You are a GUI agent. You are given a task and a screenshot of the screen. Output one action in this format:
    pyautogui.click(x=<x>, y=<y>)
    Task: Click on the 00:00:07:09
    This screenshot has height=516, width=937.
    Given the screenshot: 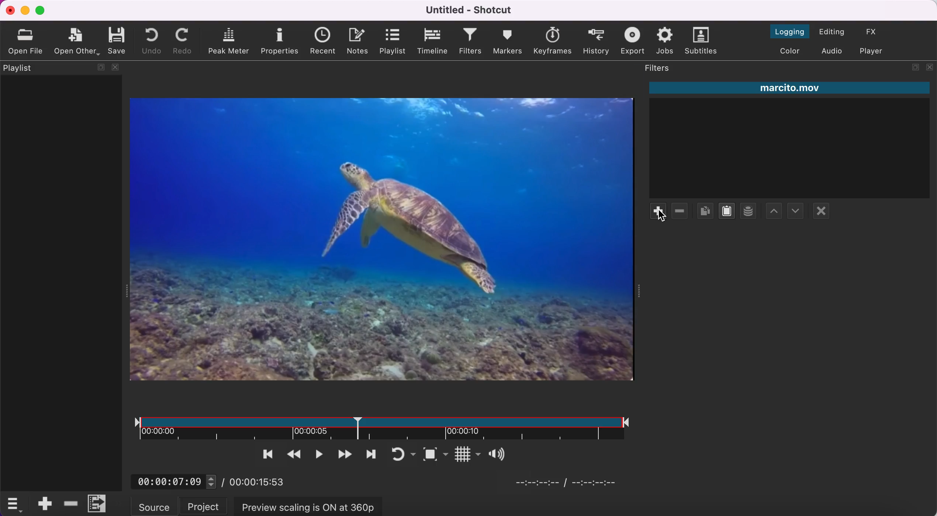 What is the action you would take?
    pyautogui.click(x=173, y=479)
    